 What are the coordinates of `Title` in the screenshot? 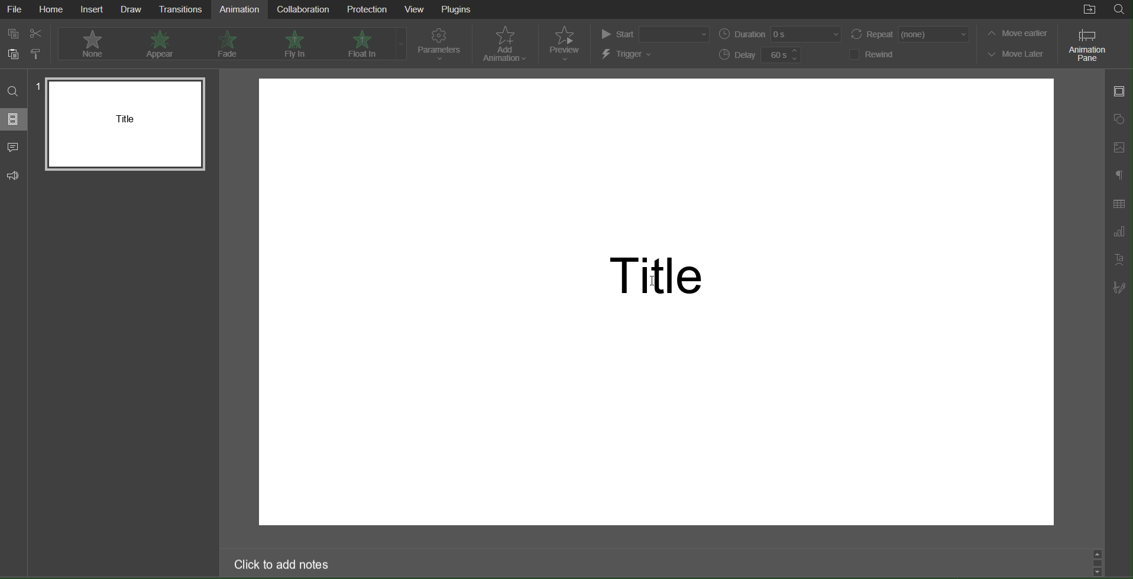 It's located at (651, 273).